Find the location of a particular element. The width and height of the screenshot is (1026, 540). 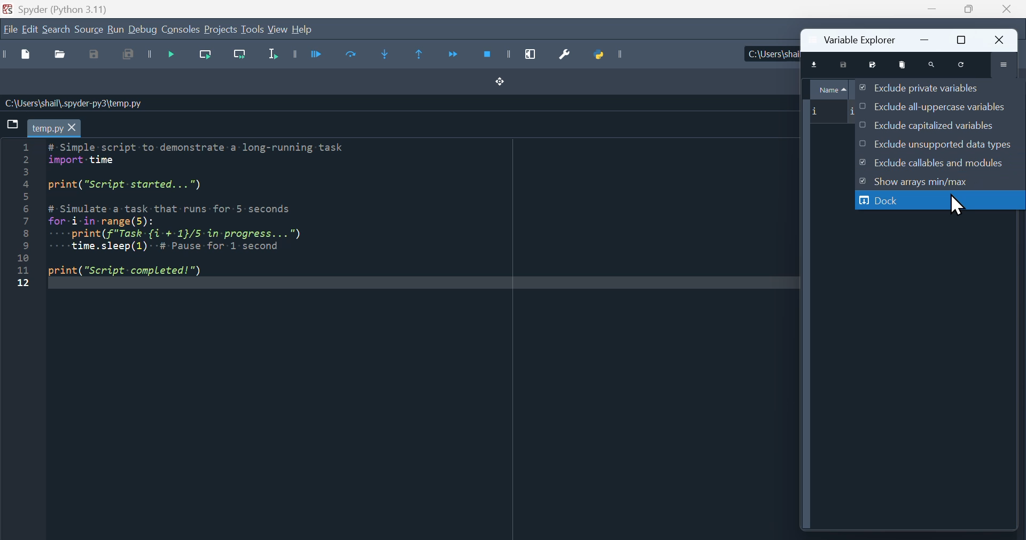

Continue execution until next function is located at coordinates (453, 57).